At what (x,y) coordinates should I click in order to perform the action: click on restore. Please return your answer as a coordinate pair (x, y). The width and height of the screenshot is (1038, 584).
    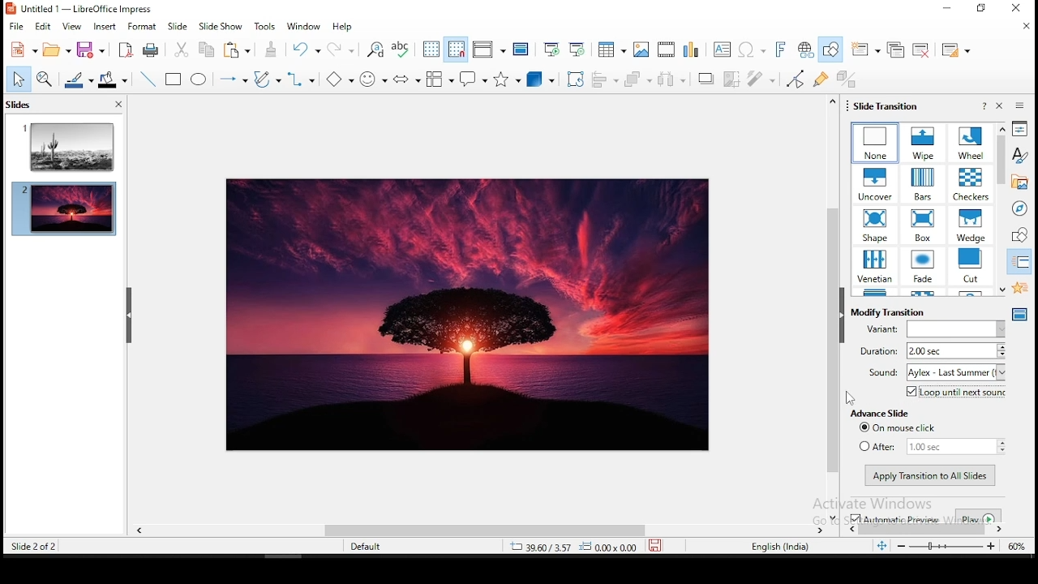
    Looking at the image, I should click on (979, 9).